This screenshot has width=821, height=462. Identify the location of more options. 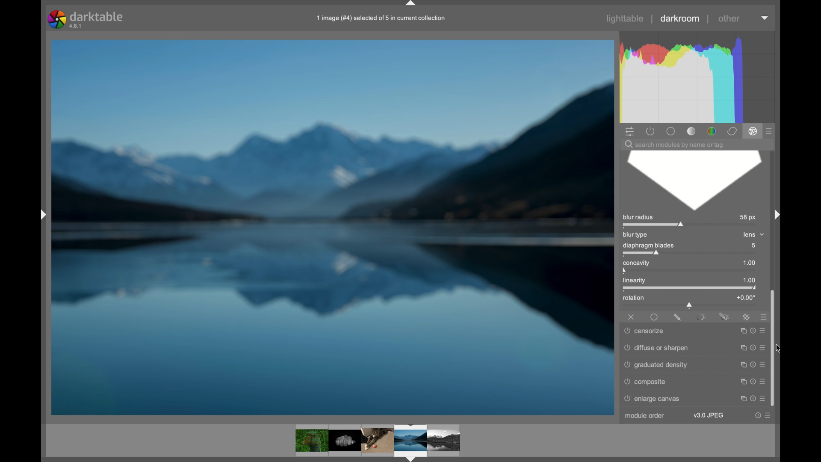
(764, 396).